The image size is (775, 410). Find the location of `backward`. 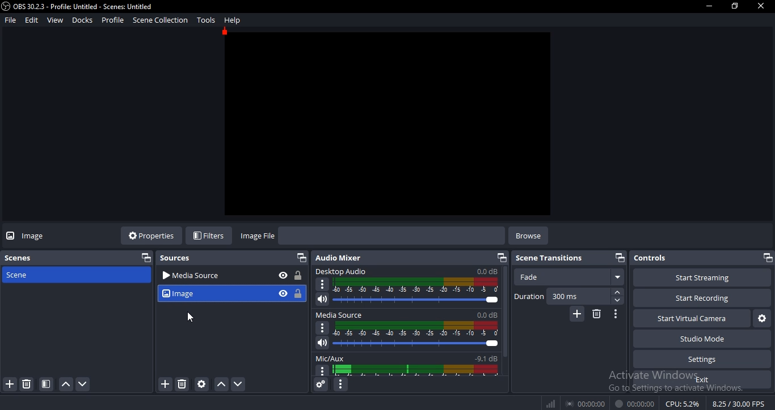

backward is located at coordinates (617, 301).